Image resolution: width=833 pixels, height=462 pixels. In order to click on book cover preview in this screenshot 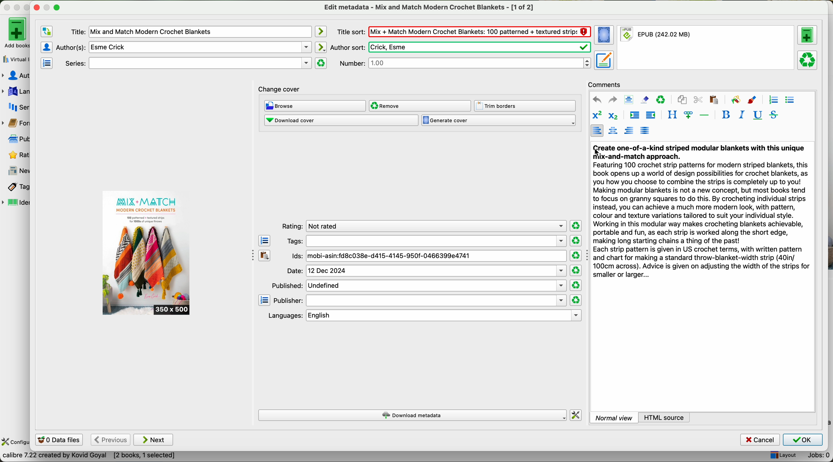, I will do `click(147, 253)`.